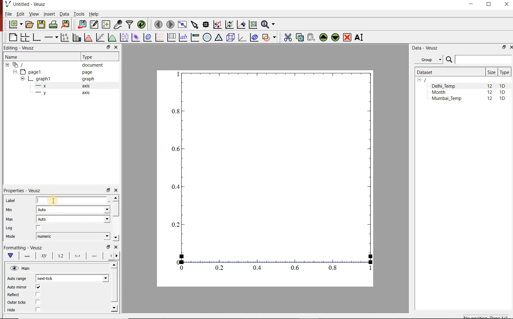 This screenshot has width=513, height=319. Describe the element at coordinates (100, 37) in the screenshot. I see `fit a function to data` at that location.